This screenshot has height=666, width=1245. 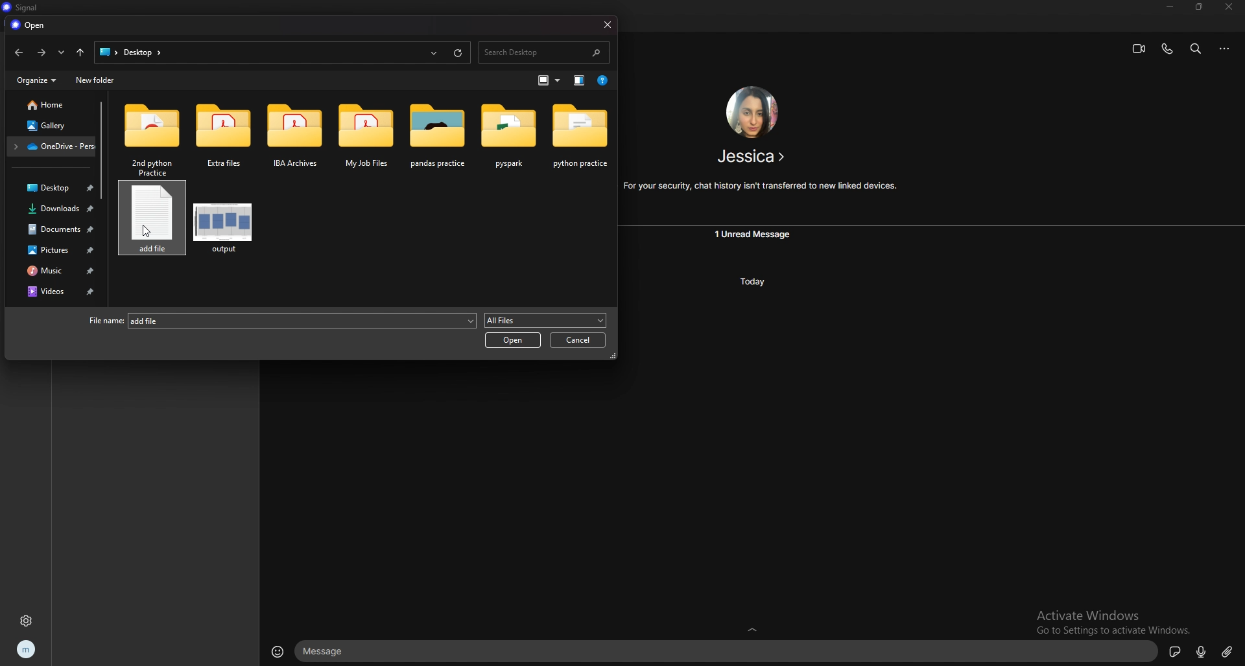 I want to click on folder, so click(x=580, y=139).